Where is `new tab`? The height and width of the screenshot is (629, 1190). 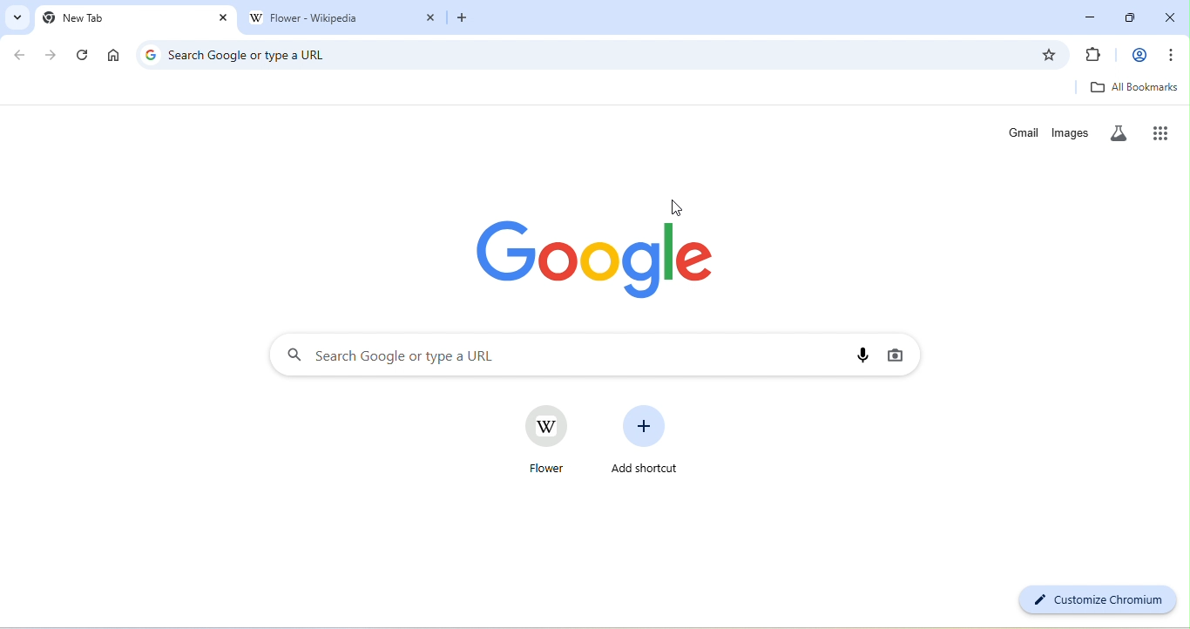
new tab is located at coordinates (125, 18).